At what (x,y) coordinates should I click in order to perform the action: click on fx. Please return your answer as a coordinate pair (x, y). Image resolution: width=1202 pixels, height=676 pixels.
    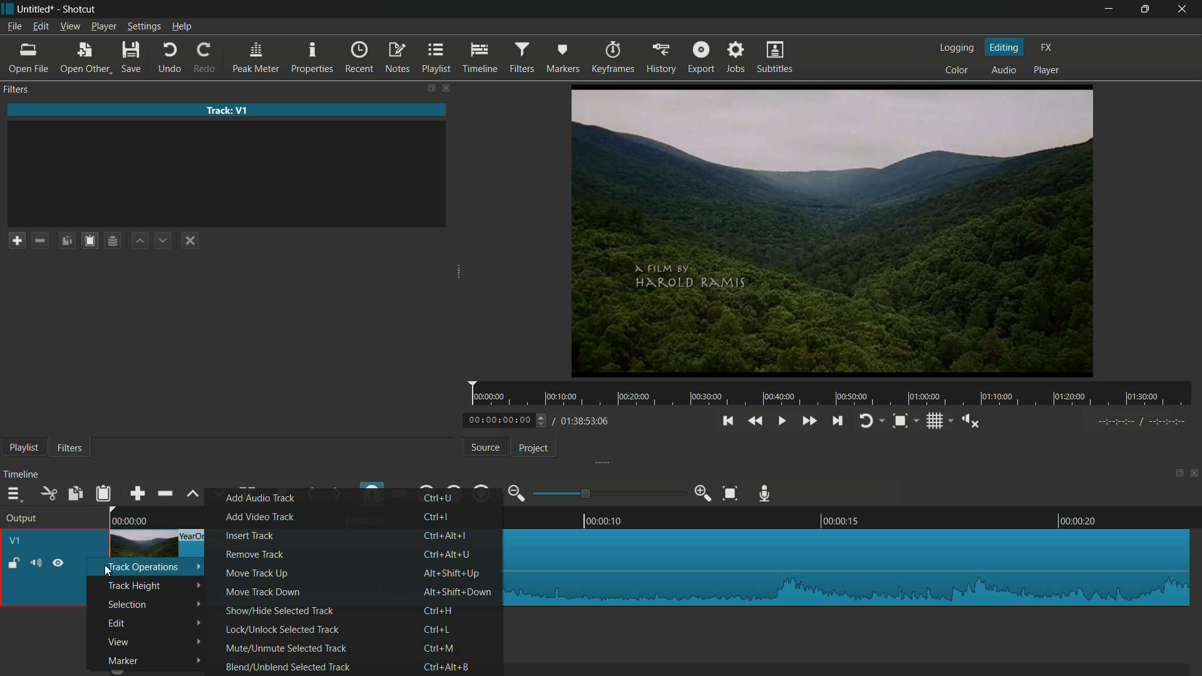
    Looking at the image, I should click on (1047, 48).